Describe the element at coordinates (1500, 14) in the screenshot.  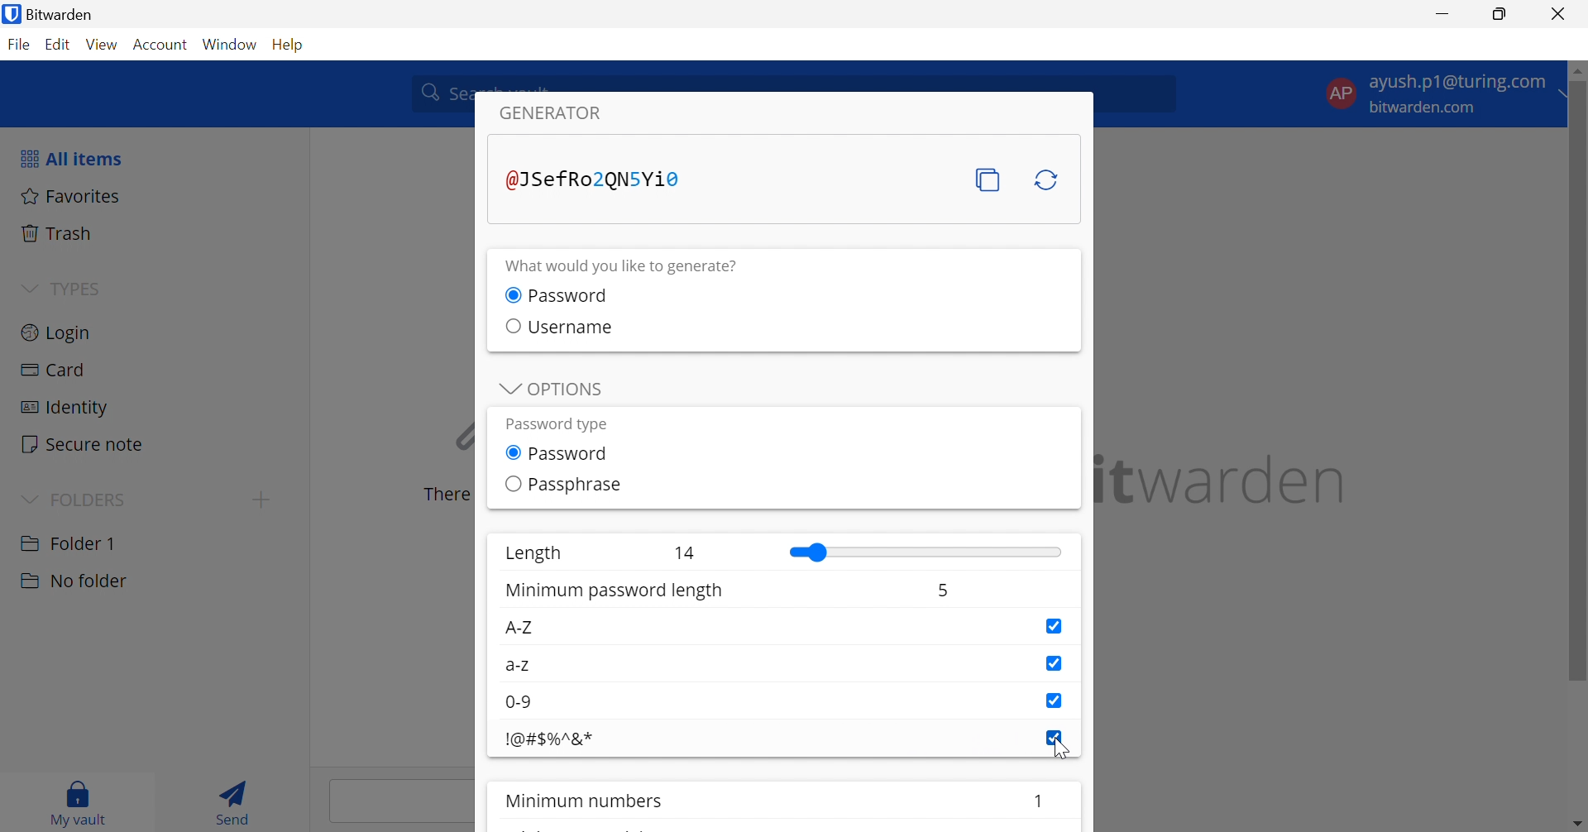
I see `Restore Down` at that location.